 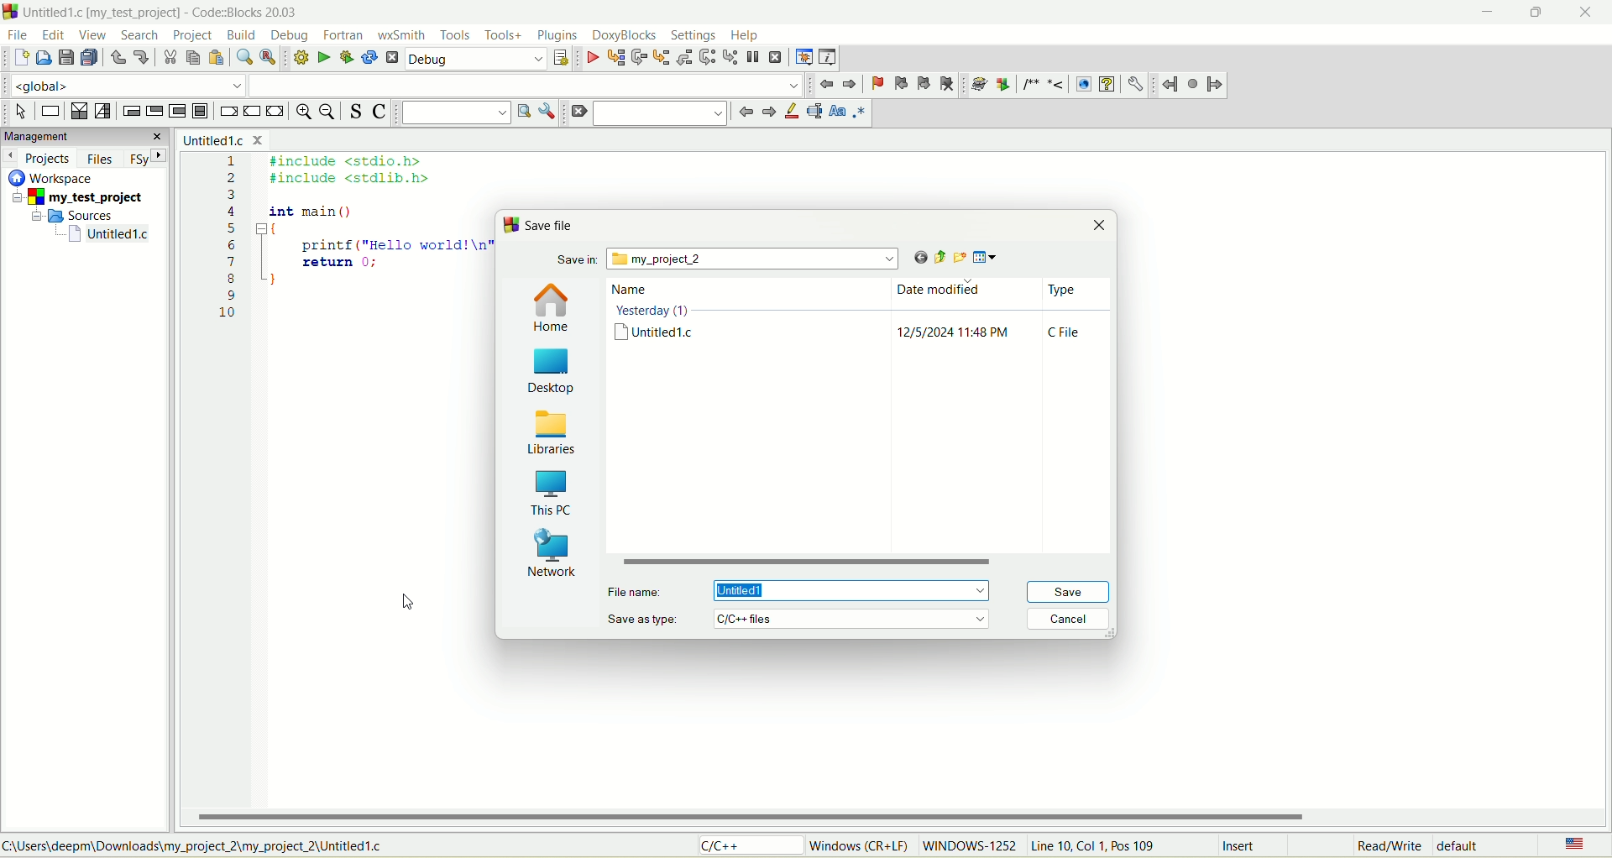 What do you see at coordinates (522, 111) in the screenshot?
I see `run search` at bounding box center [522, 111].